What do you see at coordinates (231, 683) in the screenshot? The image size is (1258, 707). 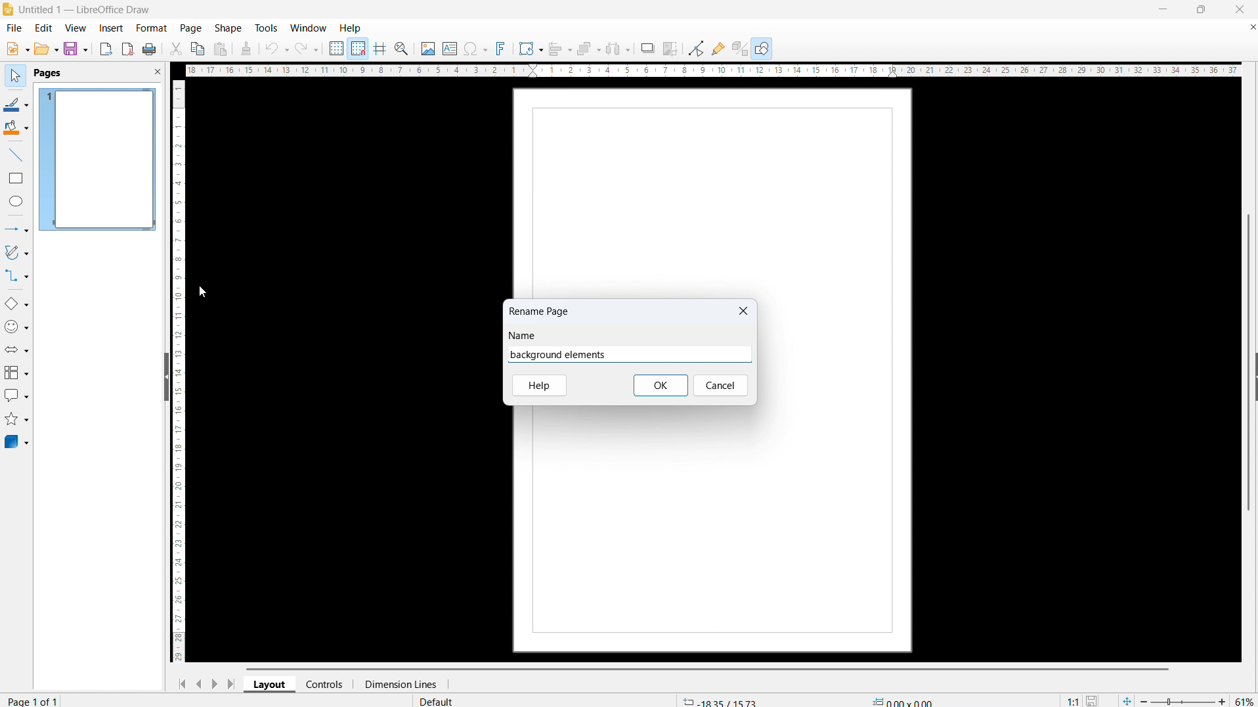 I see `go to last page` at bounding box center [231, 683].